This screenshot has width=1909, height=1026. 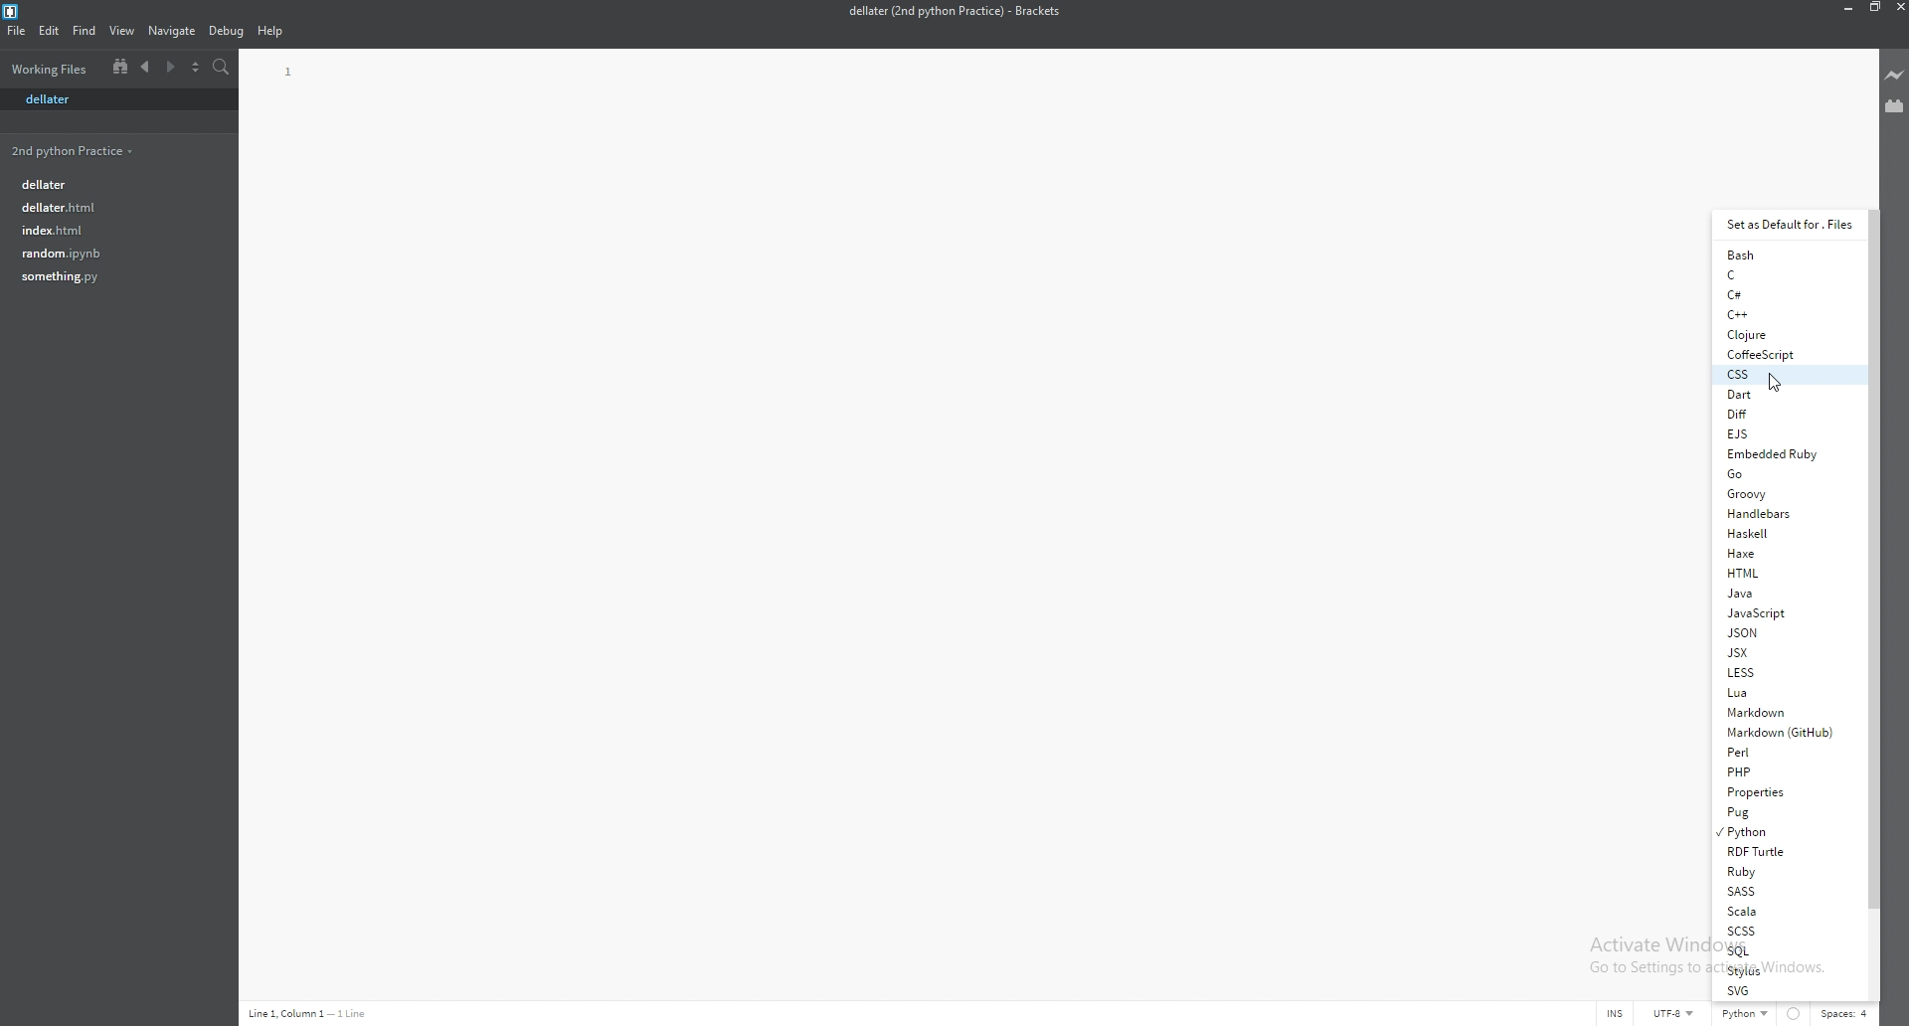 What do you see at coordinates (271, 32) in the screenshot?
I see `help` at bounding box center [271, 32].